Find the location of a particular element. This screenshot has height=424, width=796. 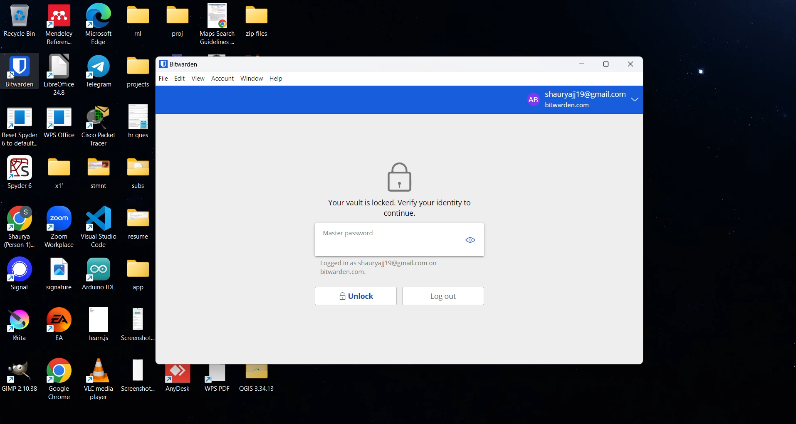

Google Chrome is located at coordinates (59, 379).